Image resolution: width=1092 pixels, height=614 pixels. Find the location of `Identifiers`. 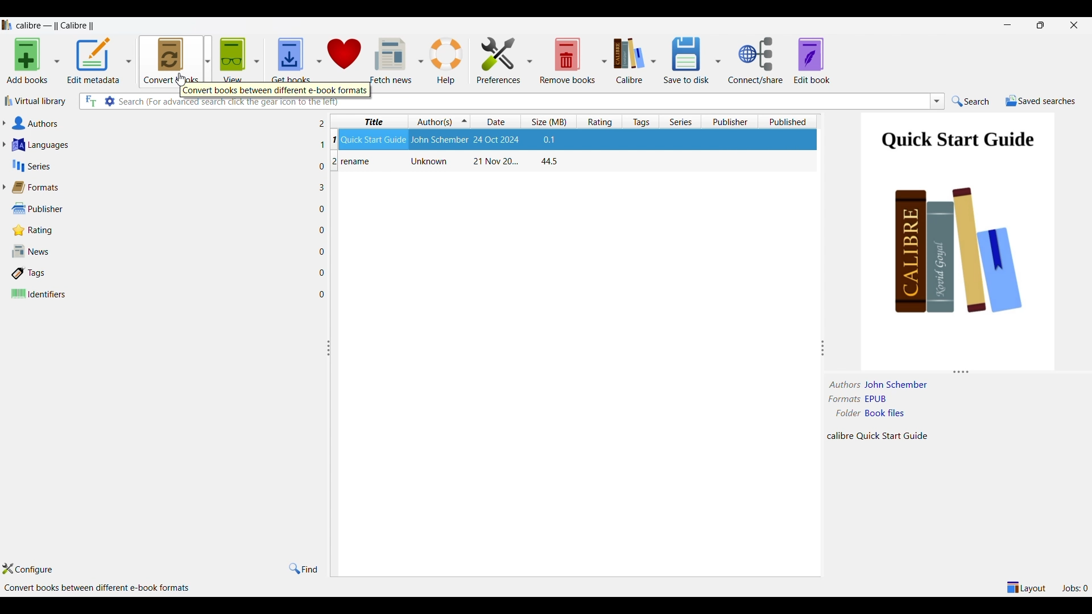

Identifiers is located at coordinates (162, 294).